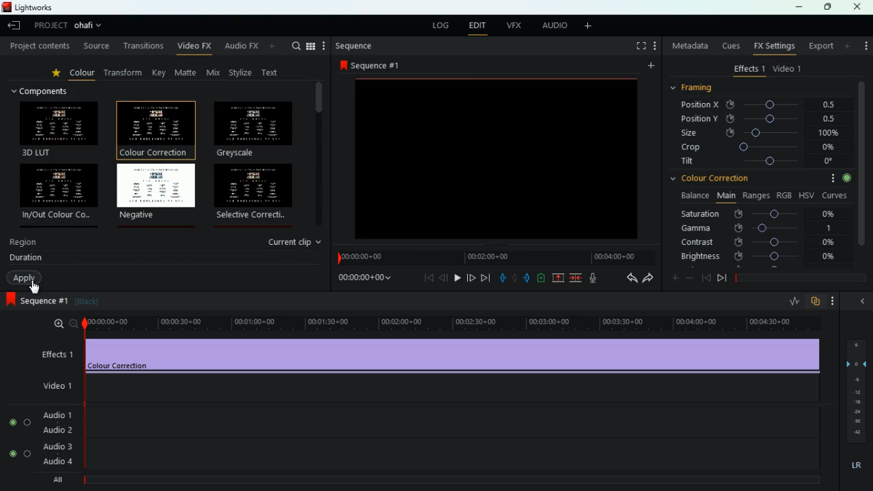 This screenshot has height=491, width=873. Describe the element at coordinates (495, 158) in the screenshot. I see `image` at that location.